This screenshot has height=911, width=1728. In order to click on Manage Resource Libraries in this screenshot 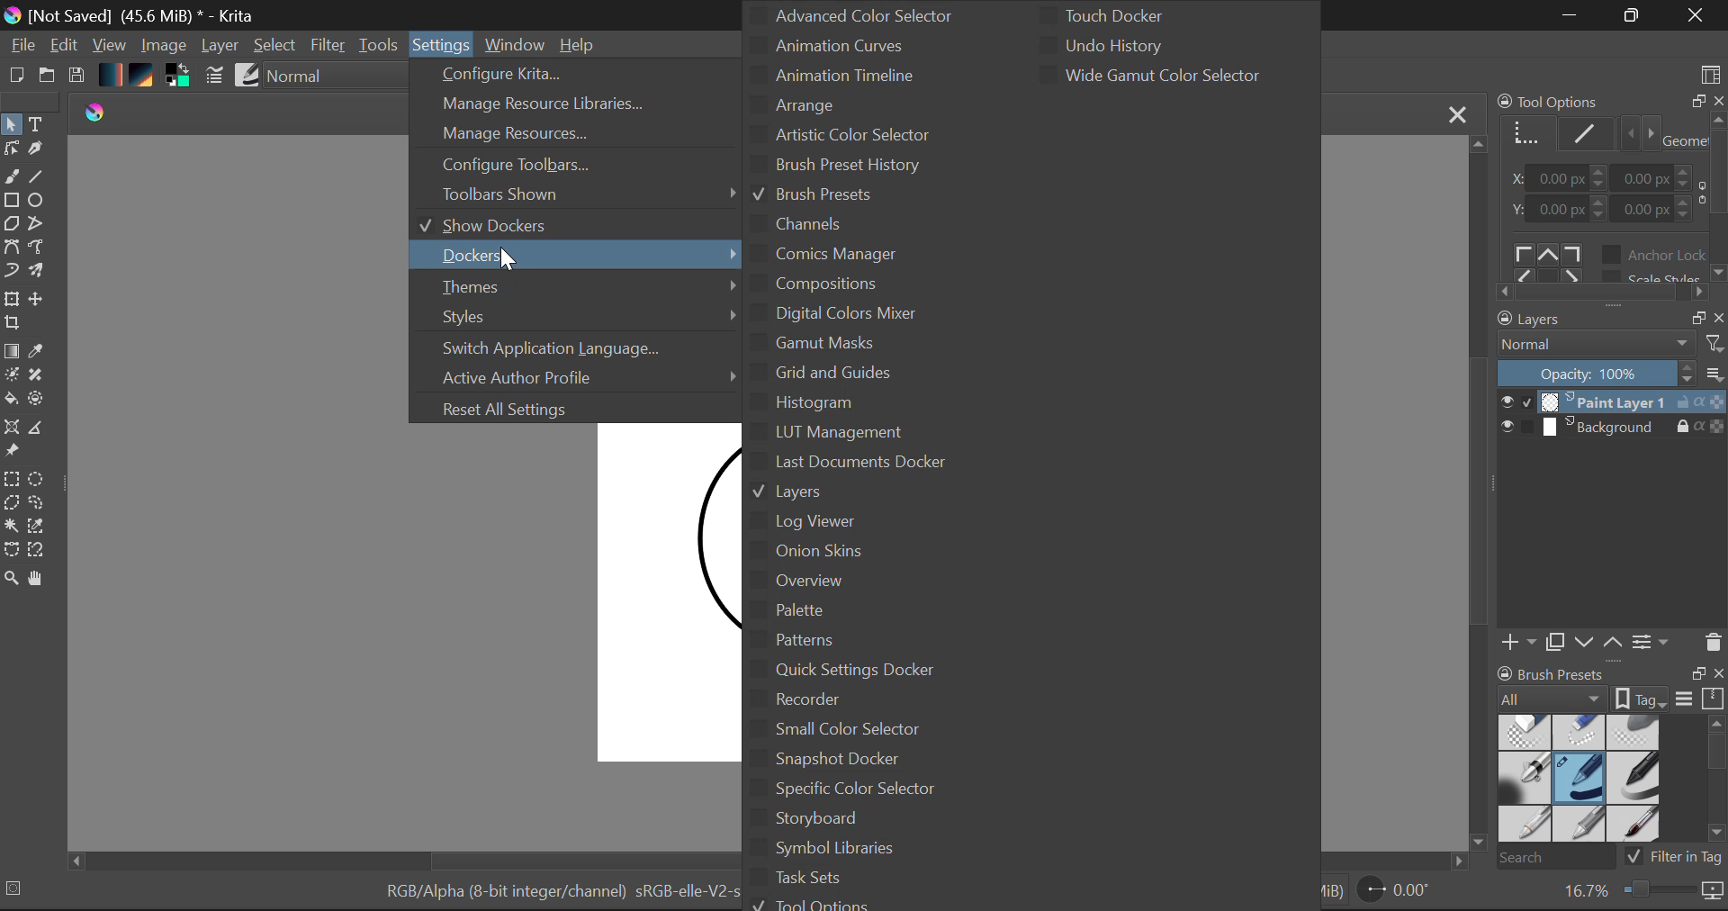, I will do `click(576, 104)`.